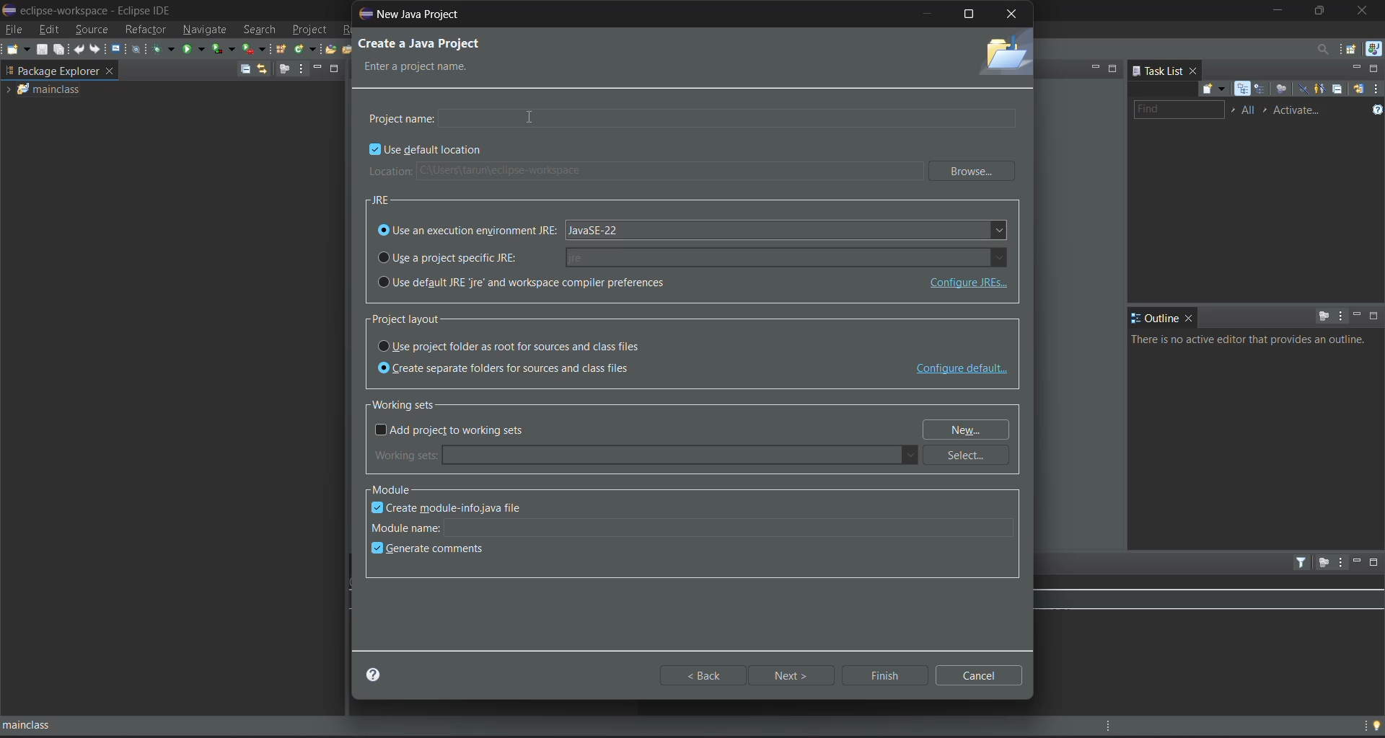 The height and width of the screenshot is (738, 1385). Describe the element at coordinates (307, 48) in the screenshot. I see `new java class` at that location.